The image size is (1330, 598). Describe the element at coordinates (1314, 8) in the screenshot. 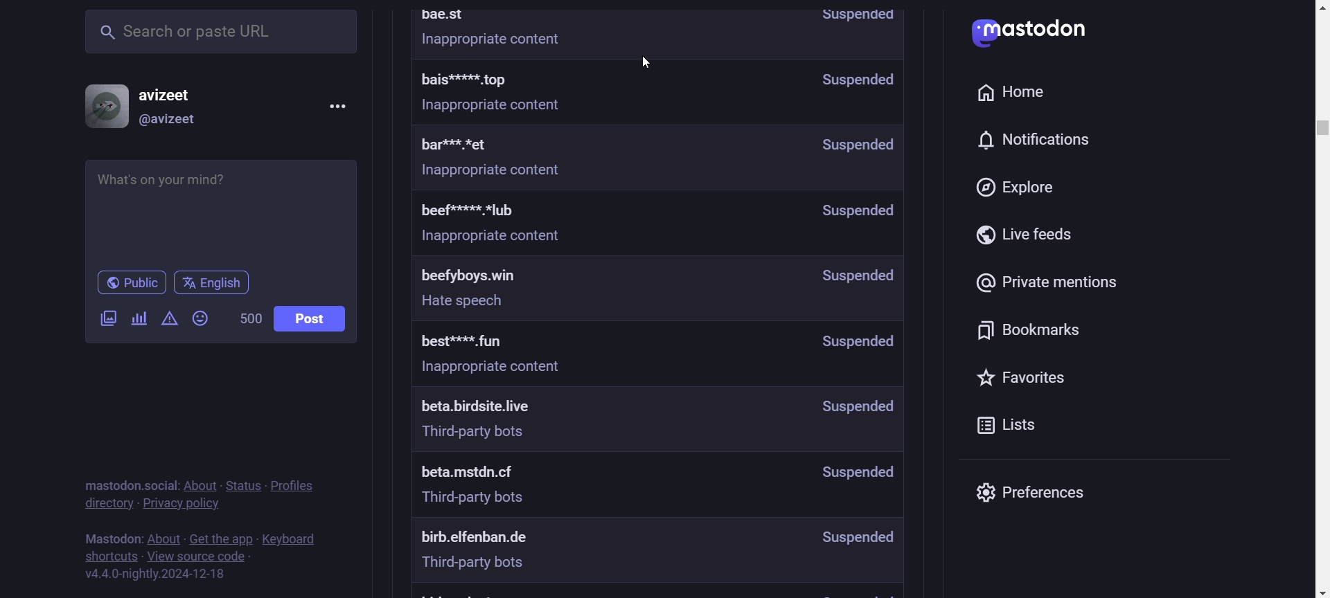

I see `Scroll Up` at that location.